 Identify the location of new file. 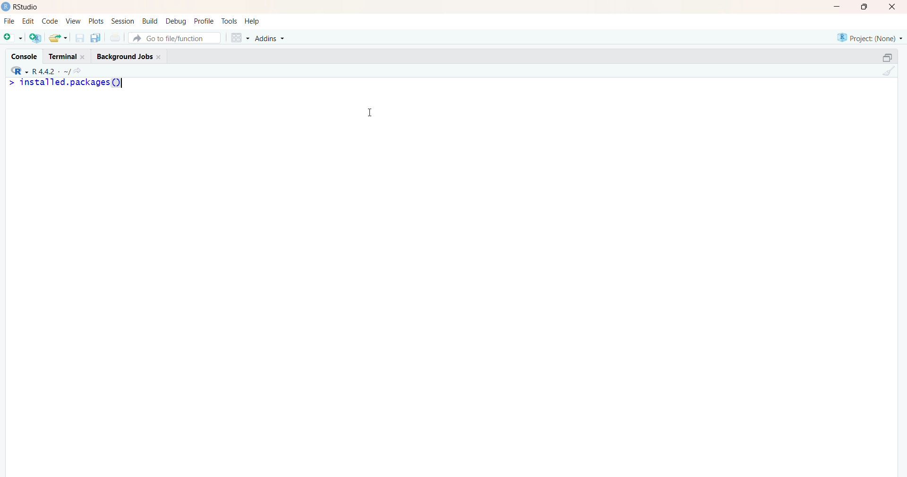
(13, 39).